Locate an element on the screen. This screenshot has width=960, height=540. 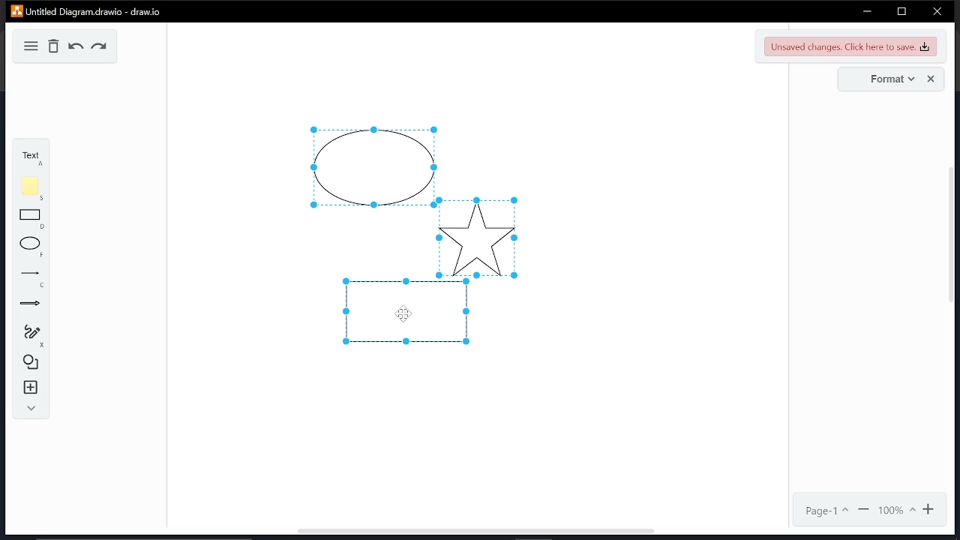
text is located at coordinates (28, 157).